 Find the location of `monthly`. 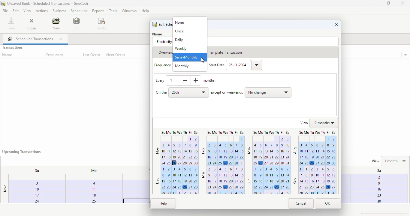

monthly is located at coordinates (182, 66).